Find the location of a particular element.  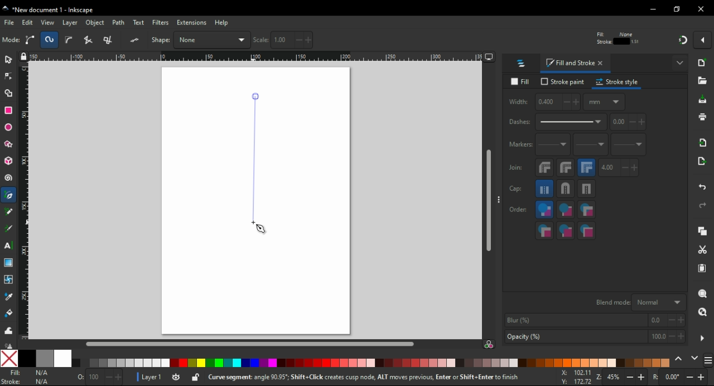

object rotate 90 CCW is located at coordinates (93, 40).